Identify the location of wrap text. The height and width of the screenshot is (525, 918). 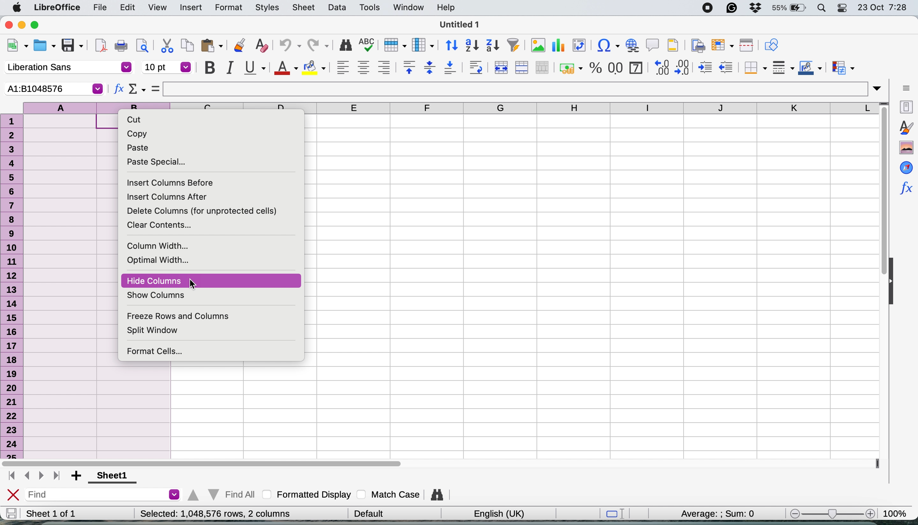
(478, 67).